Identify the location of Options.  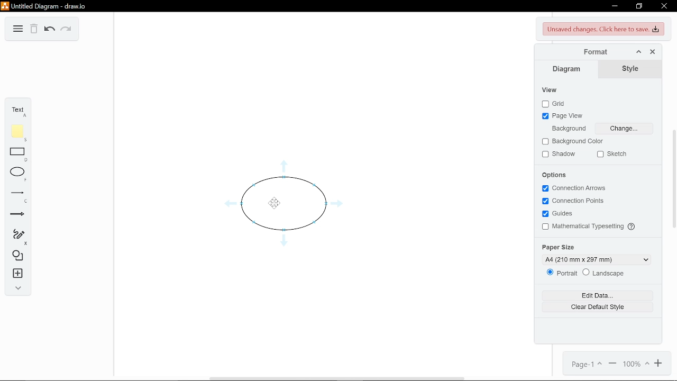
(554, 174).